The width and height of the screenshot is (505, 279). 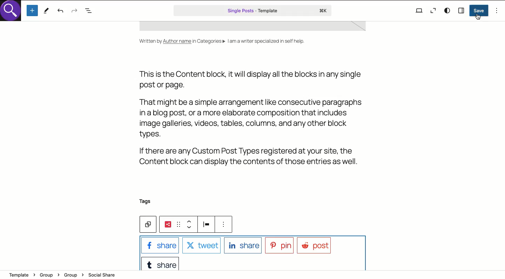 I want to click on Undo, so click(x=60, y=11).